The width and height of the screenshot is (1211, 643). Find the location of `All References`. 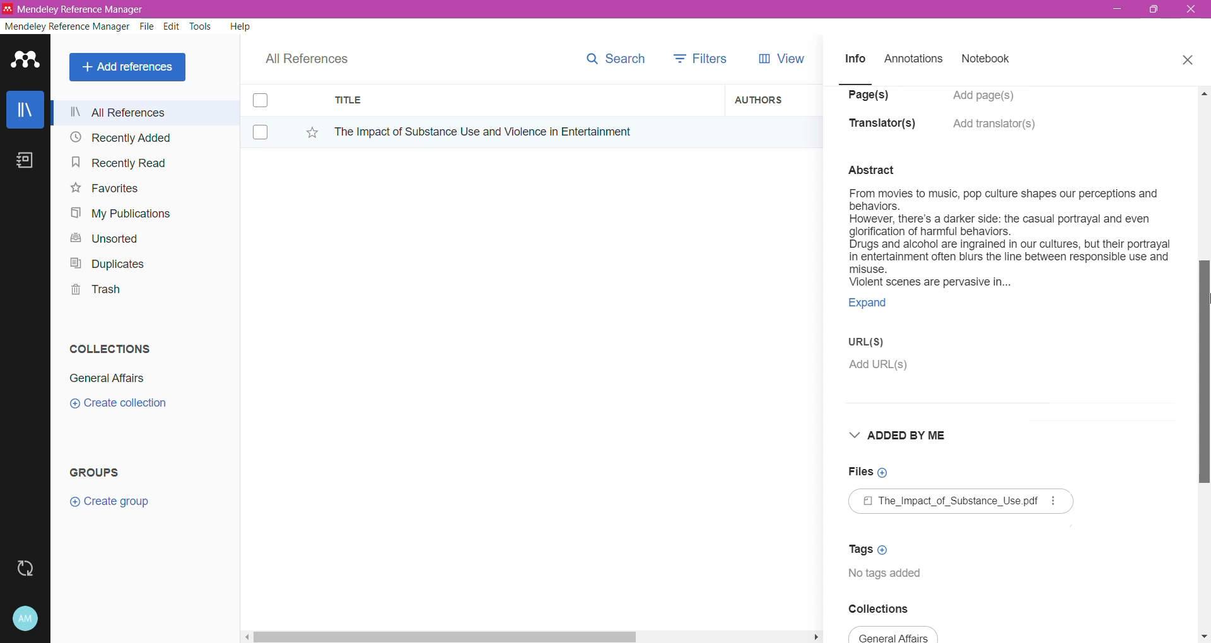

All References is located at coordinates (315, 55).